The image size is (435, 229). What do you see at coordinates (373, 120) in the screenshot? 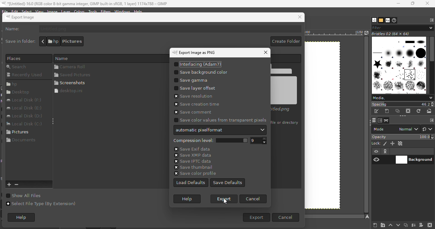
I see `Layers` at bounding box center [373, 120].